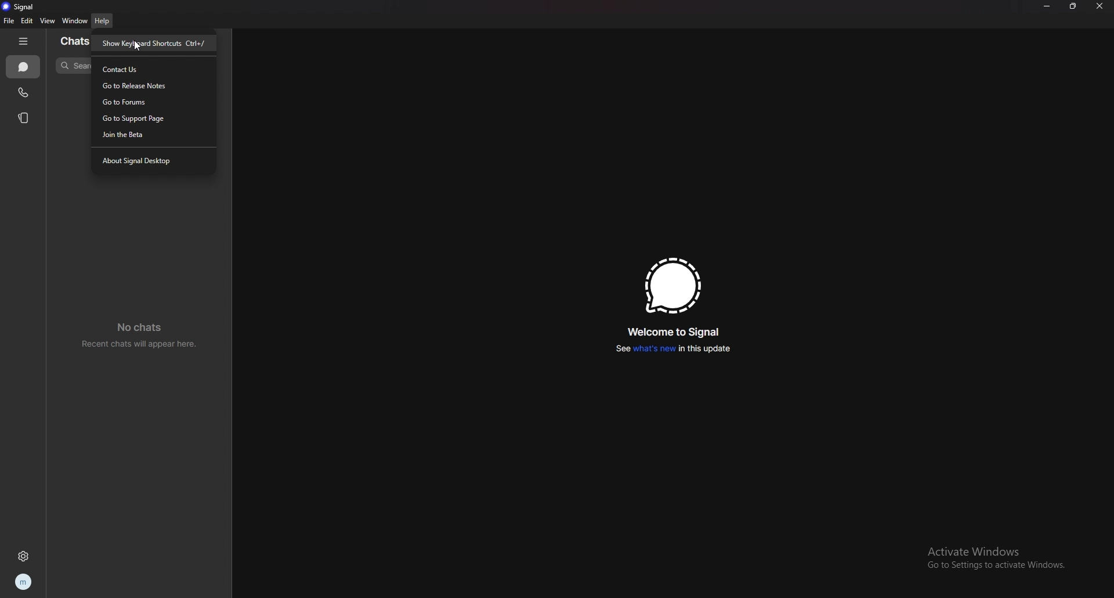  I want to click on resize, so click(1074, 6).